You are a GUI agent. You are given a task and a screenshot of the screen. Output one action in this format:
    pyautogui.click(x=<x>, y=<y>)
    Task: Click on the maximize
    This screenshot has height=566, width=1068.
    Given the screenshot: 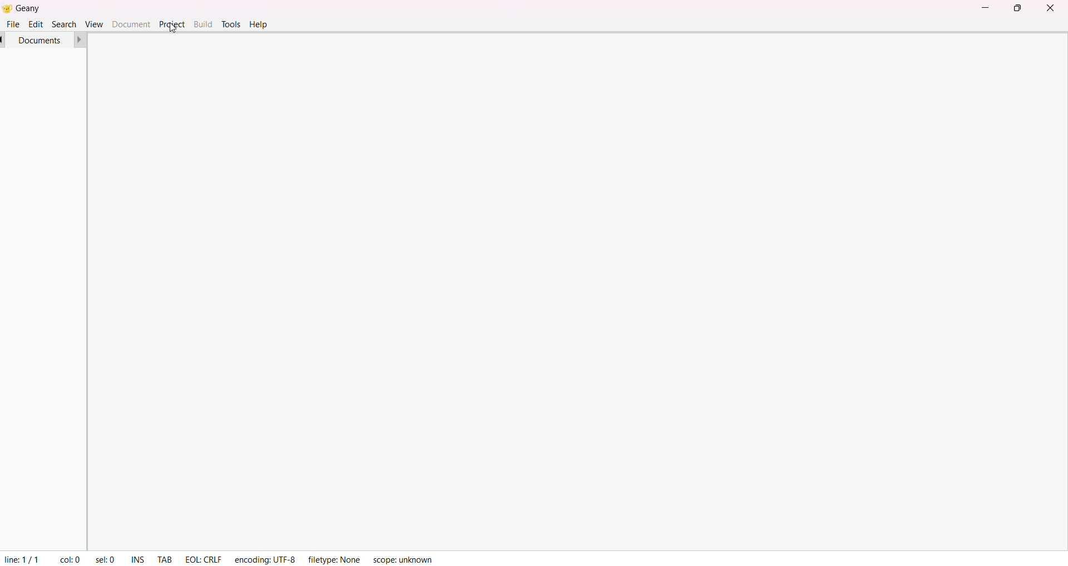 What is the action you would take?
    pyautogui.click(x=1017, y=8)
    